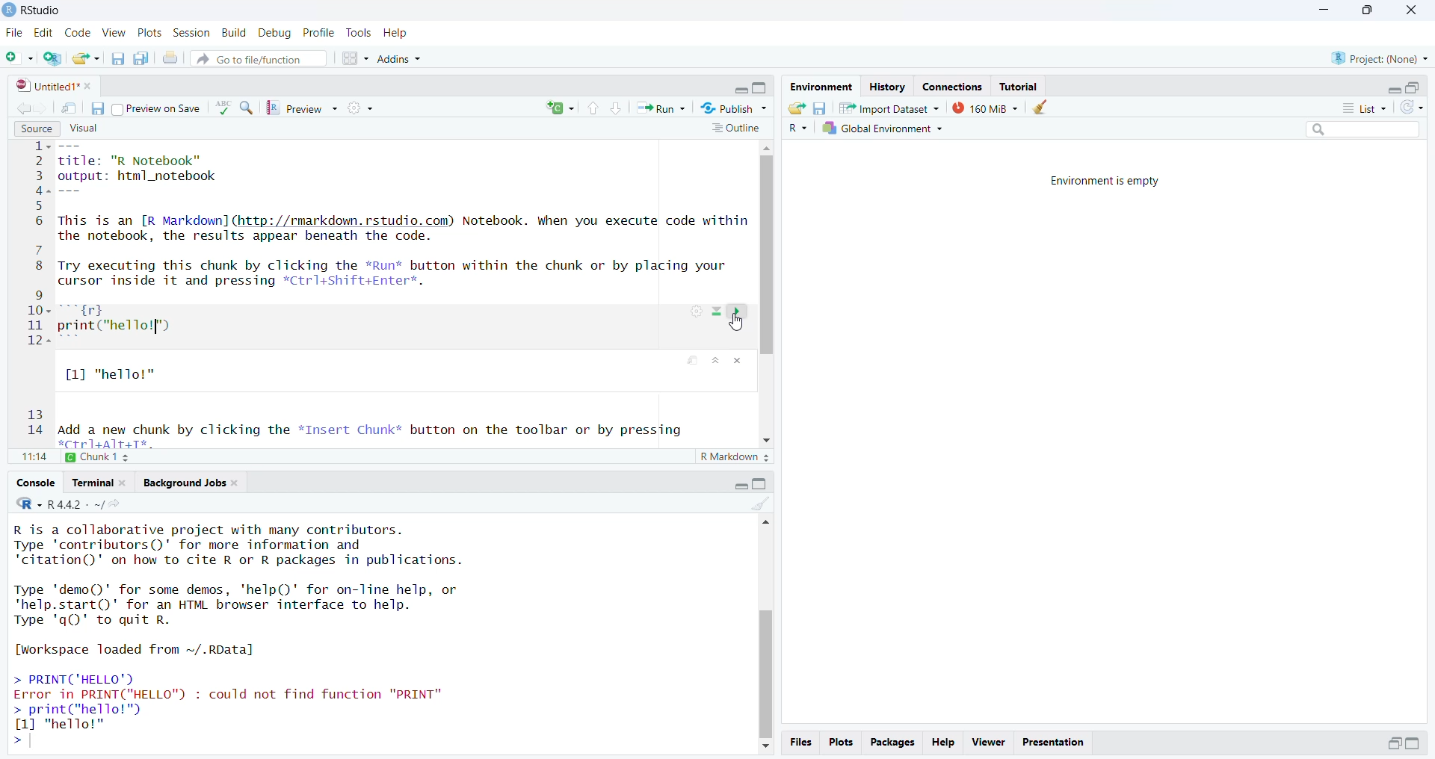 The image size is (1435, 759). Describe the element at coordinates (171, 60) in the screenshot. I see `print current file` at that location.